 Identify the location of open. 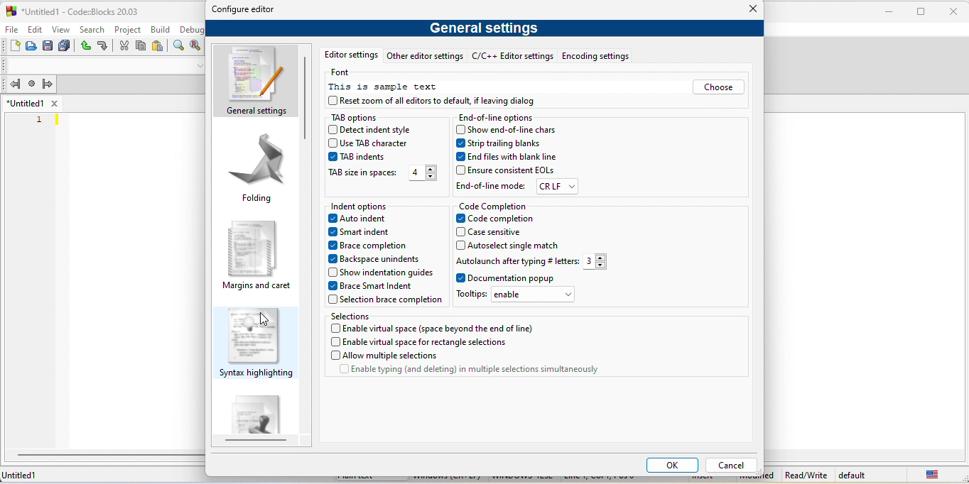
(31, 46).